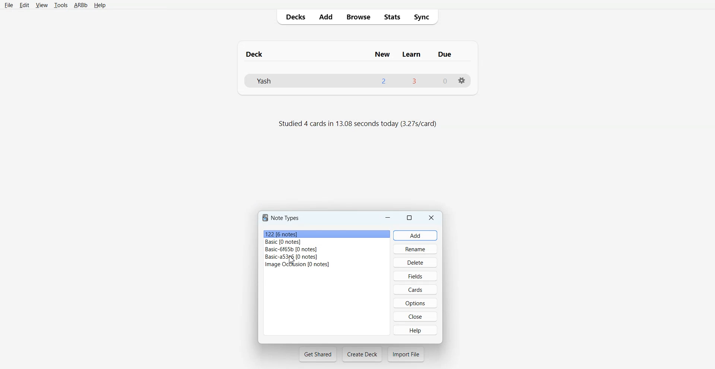 This screenshot has height=369, width=715. Describe the element at coordinates (415, 262) in the screenshot. I see `Delete` at that location.